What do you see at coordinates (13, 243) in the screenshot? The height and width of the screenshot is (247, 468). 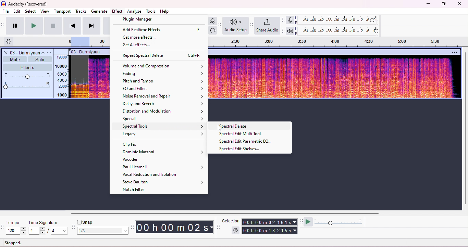 I see `stopped` at bounding box center [13, 243].